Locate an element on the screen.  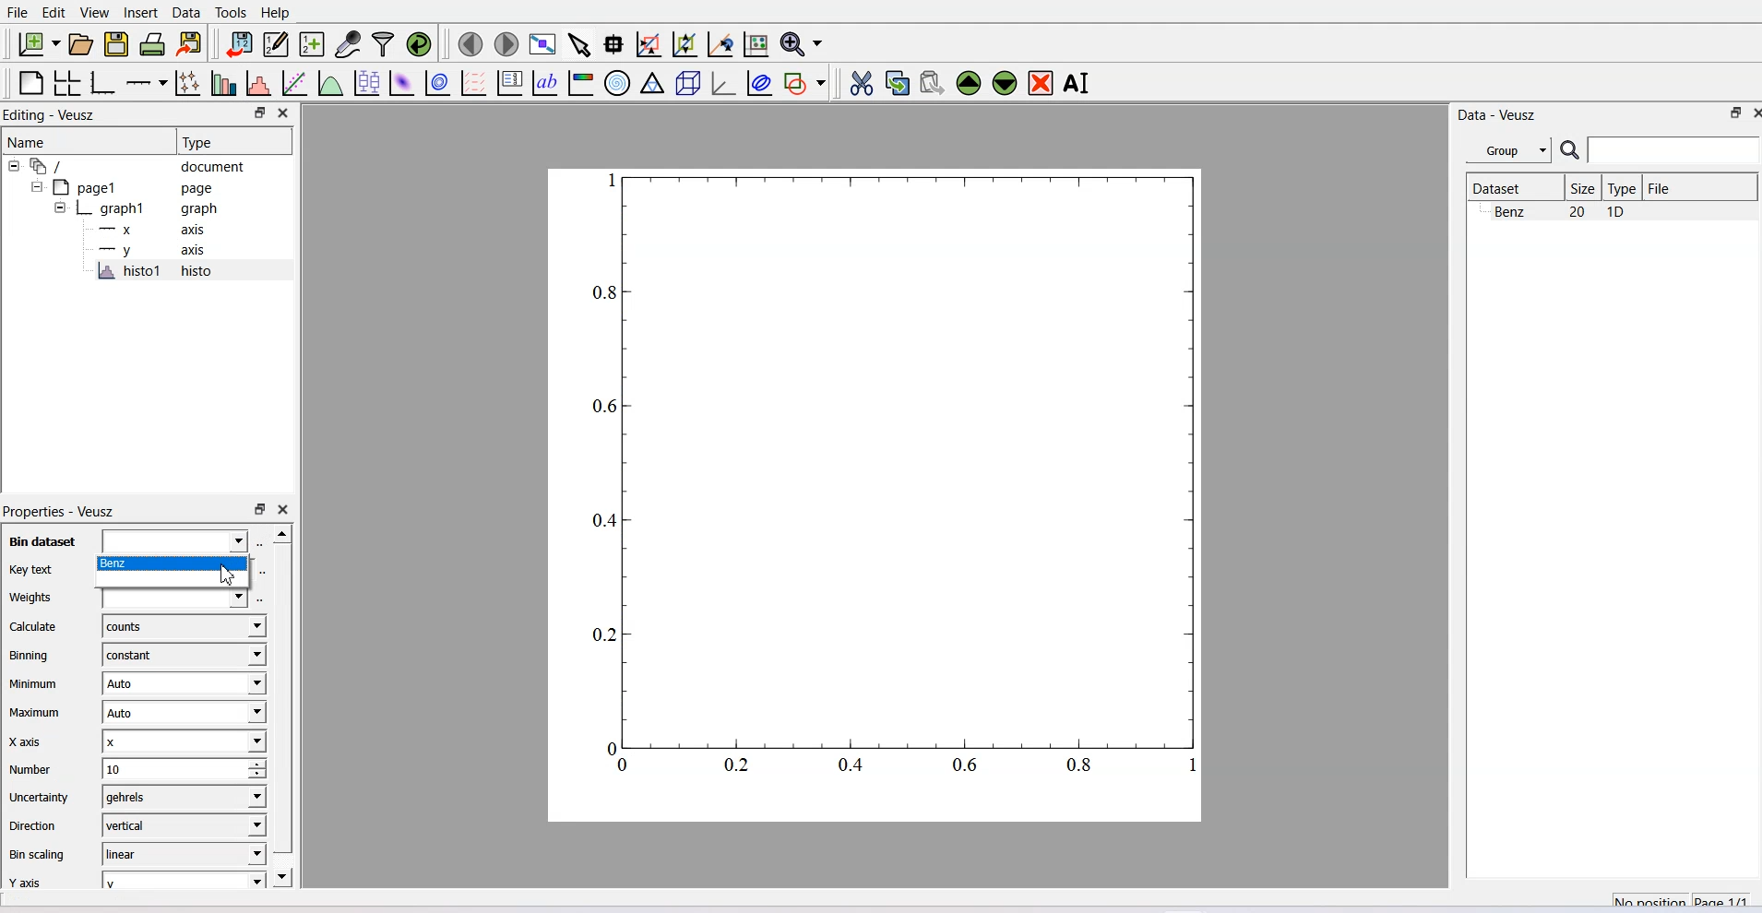
Help is located at coordinates (275, 13).